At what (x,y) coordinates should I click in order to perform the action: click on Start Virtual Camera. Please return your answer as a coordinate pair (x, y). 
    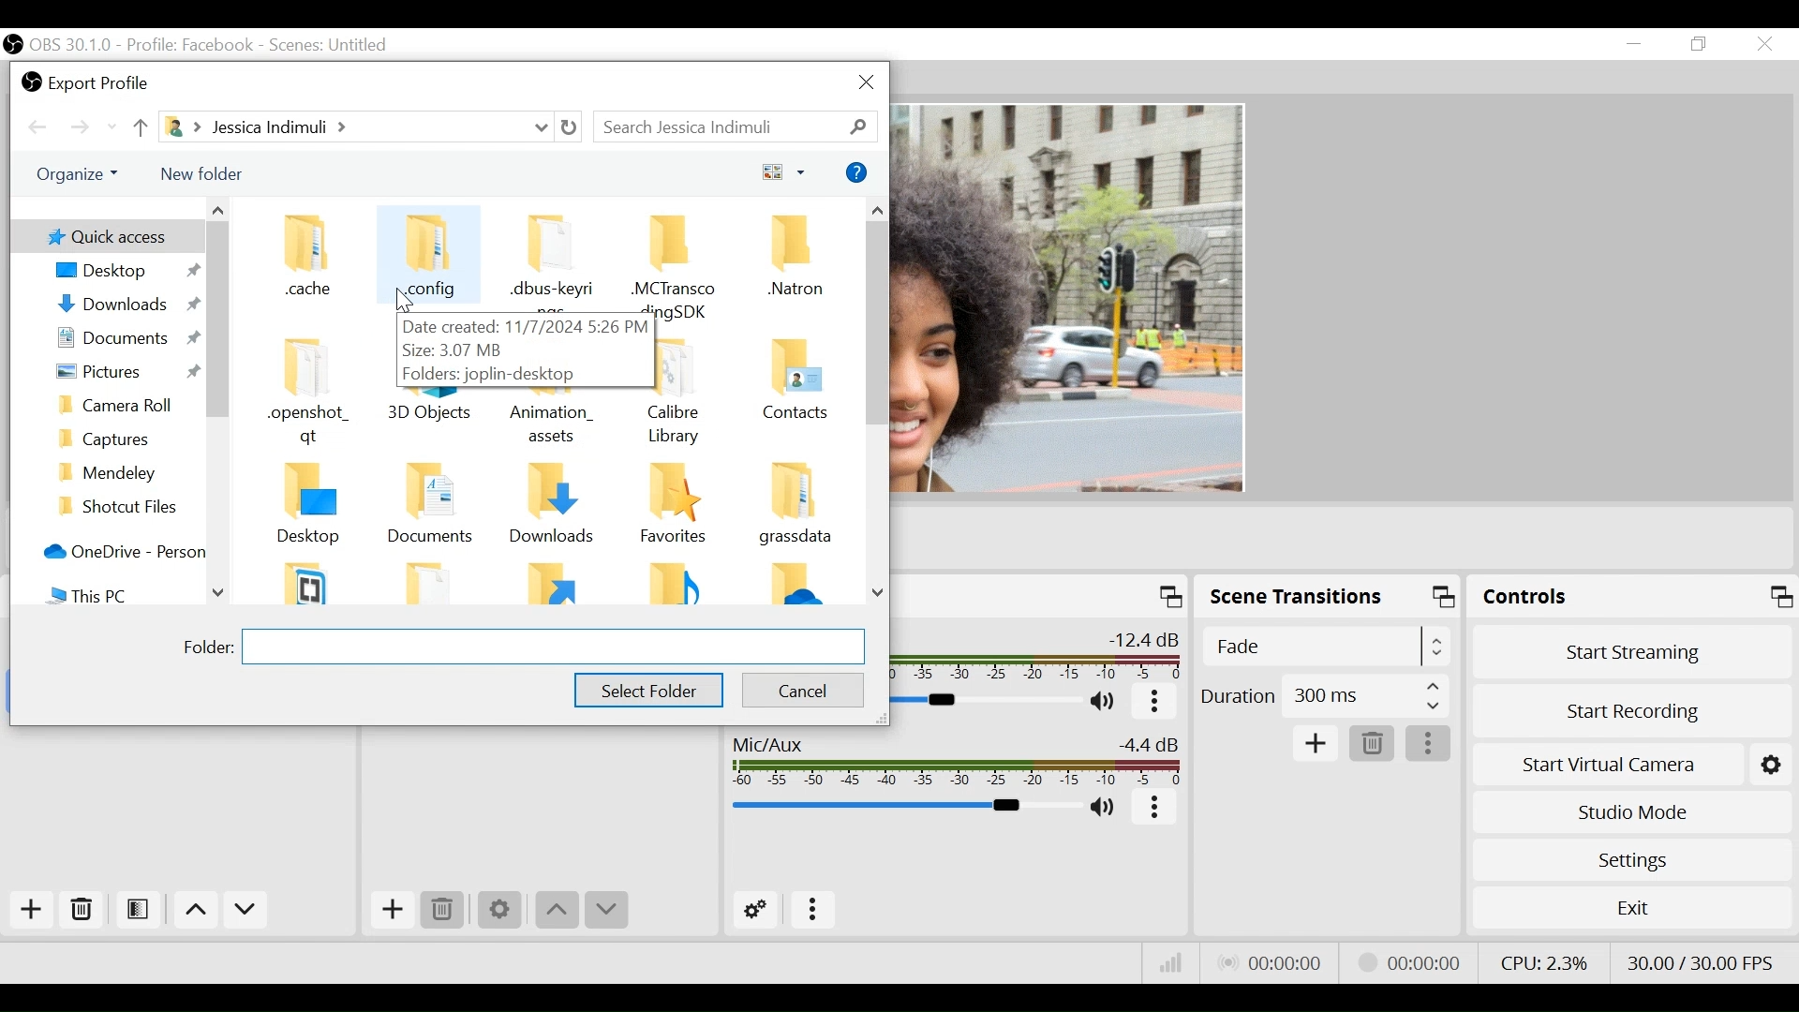
    Looking at the image, I should click on (1633, 766).